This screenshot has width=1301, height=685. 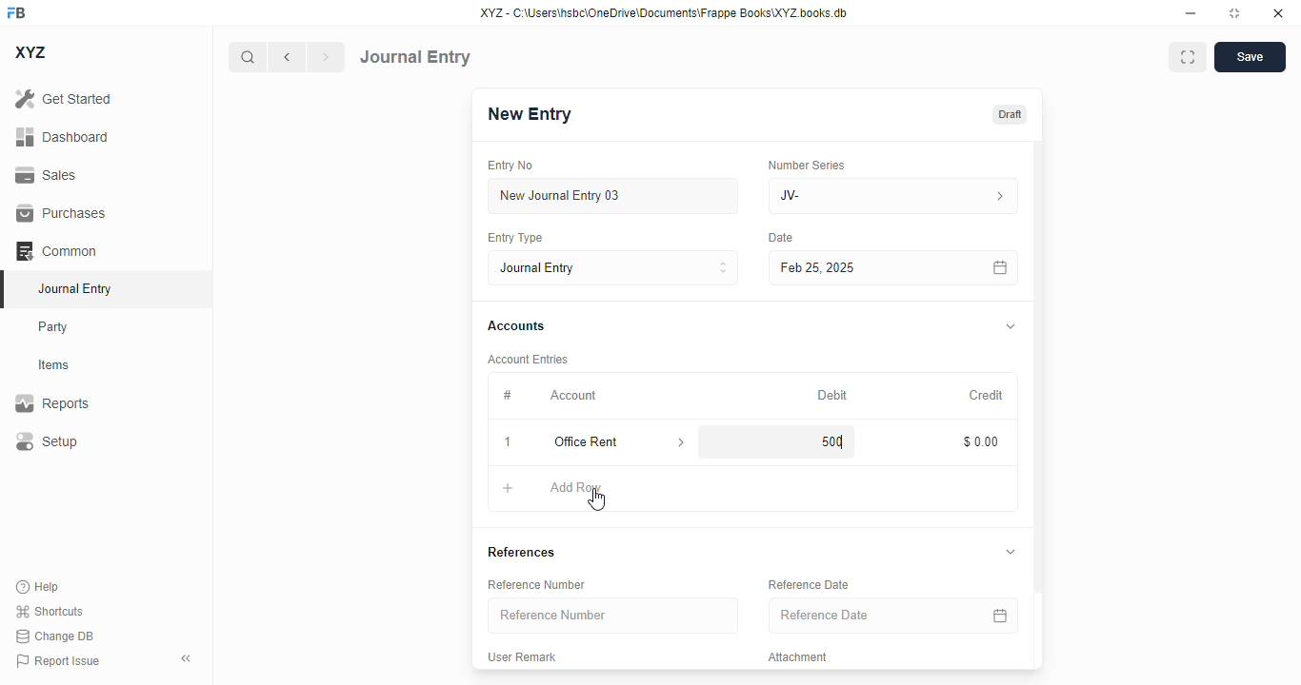 What do you see at coordinates (63, 137) in the screenshot?
I see `dashboard` at bounding box center [63, 137].